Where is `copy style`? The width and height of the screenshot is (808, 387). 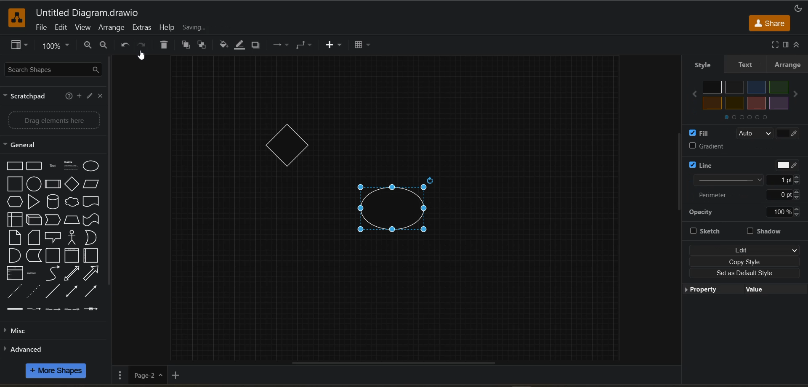
copy style is located at coordinates (745, 262).